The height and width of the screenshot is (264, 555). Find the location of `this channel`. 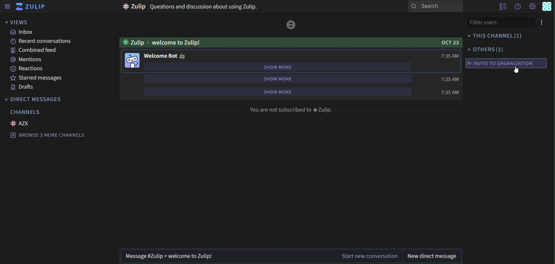

this channel is located at coordinates (495, 36).